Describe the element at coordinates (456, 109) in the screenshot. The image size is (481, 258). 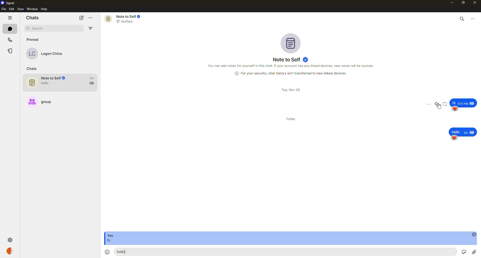
I see `reaction` at that location.